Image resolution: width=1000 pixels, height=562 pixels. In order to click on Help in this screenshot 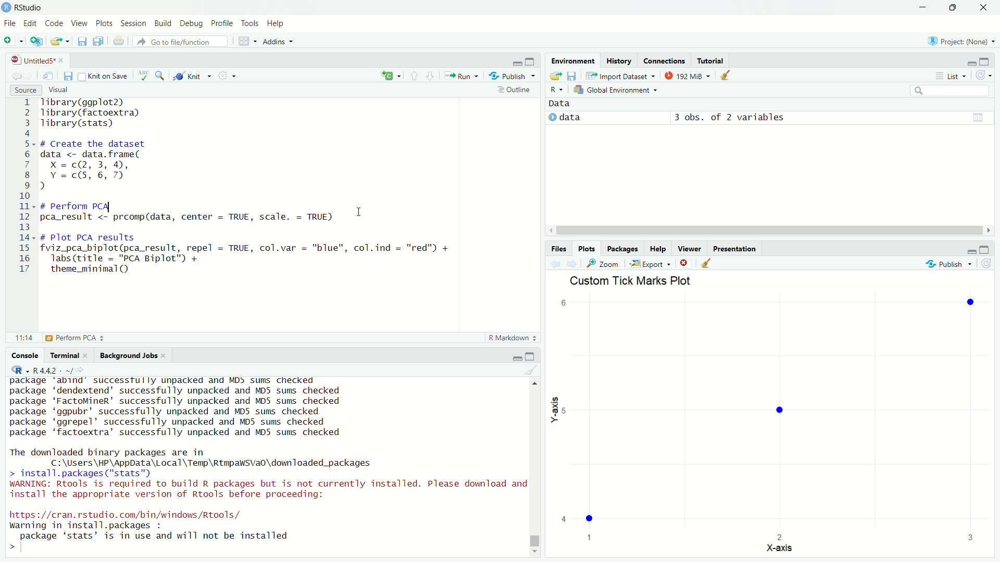, I will do `click(658, 249)`.